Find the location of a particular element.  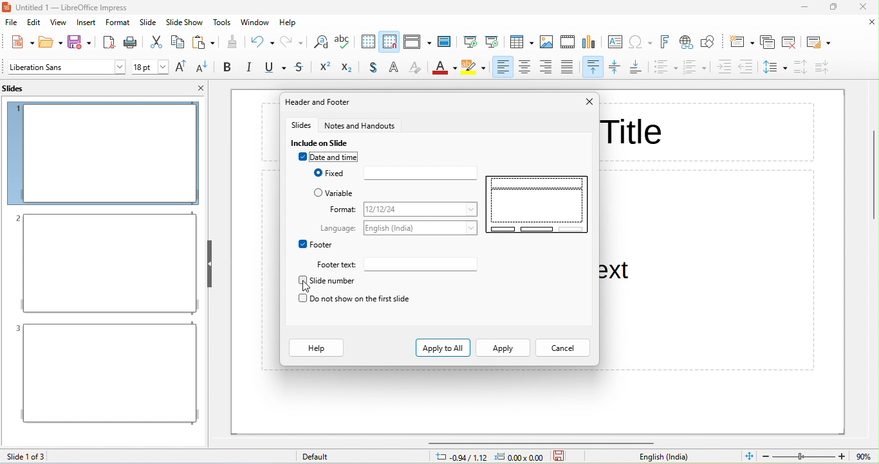

Text is located at coordinates (616, 272).